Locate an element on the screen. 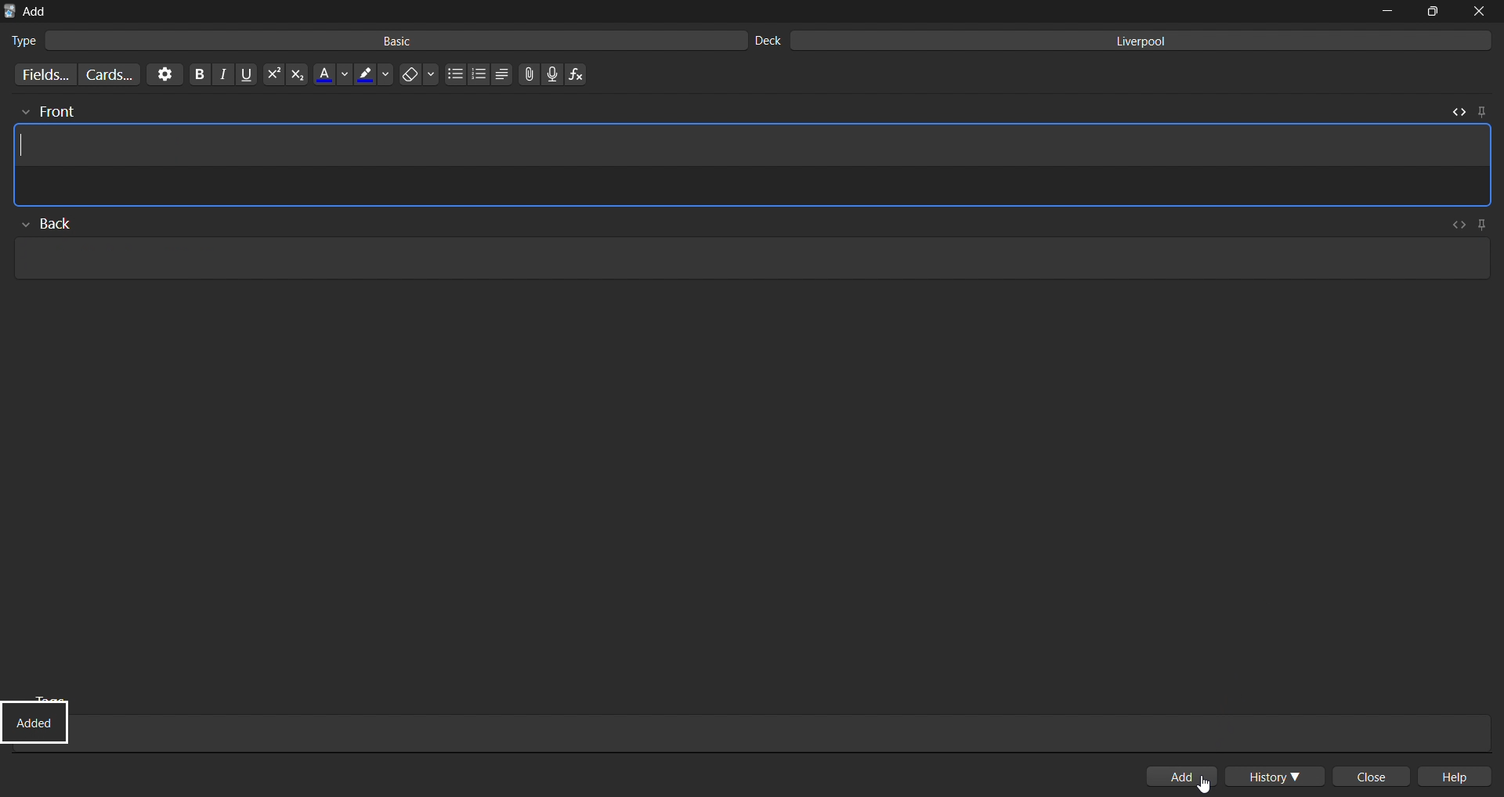 This screenshot has width=1504, height=797. card preview is located at coordinates (756, 148).